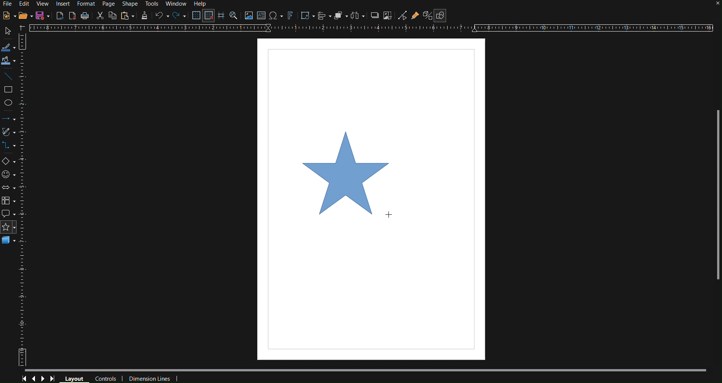  Describe the element at coordinates (373, 17) in the screenshot. I see `Shadow` at that location.